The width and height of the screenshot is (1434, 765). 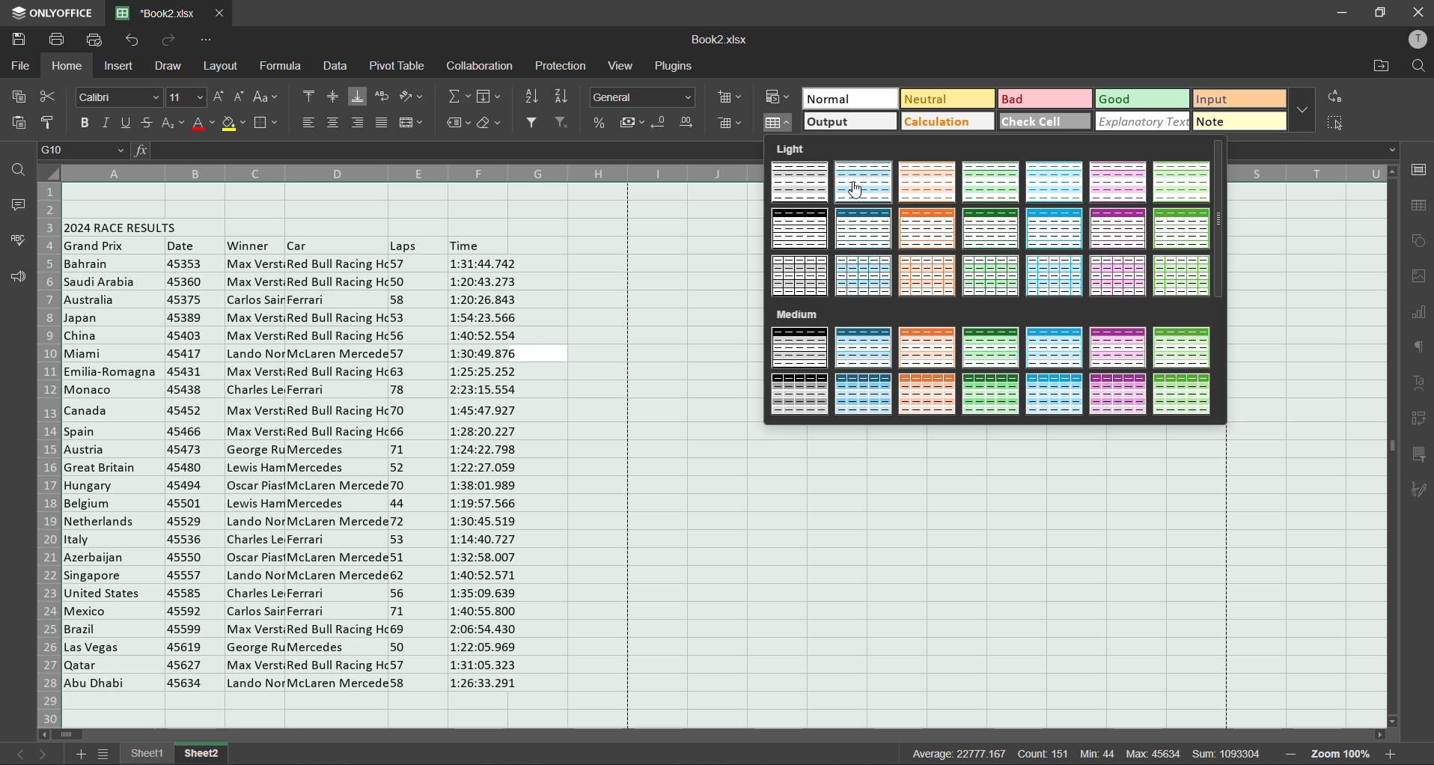 I want to click on table style light 13, so click(x=1117, y=228).